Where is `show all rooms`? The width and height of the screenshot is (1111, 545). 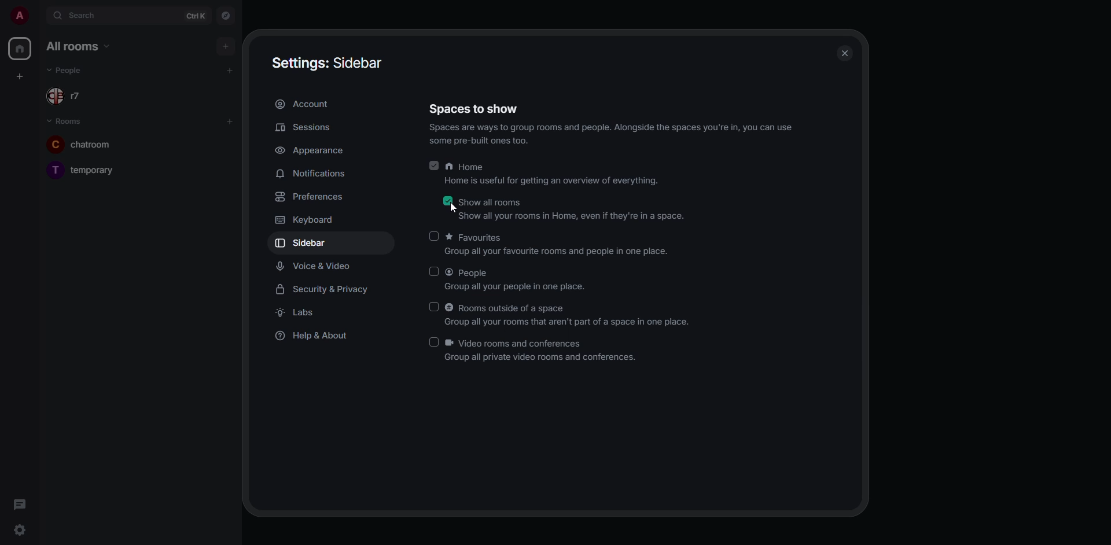 show all rooms is located at coordinates (573, 209).